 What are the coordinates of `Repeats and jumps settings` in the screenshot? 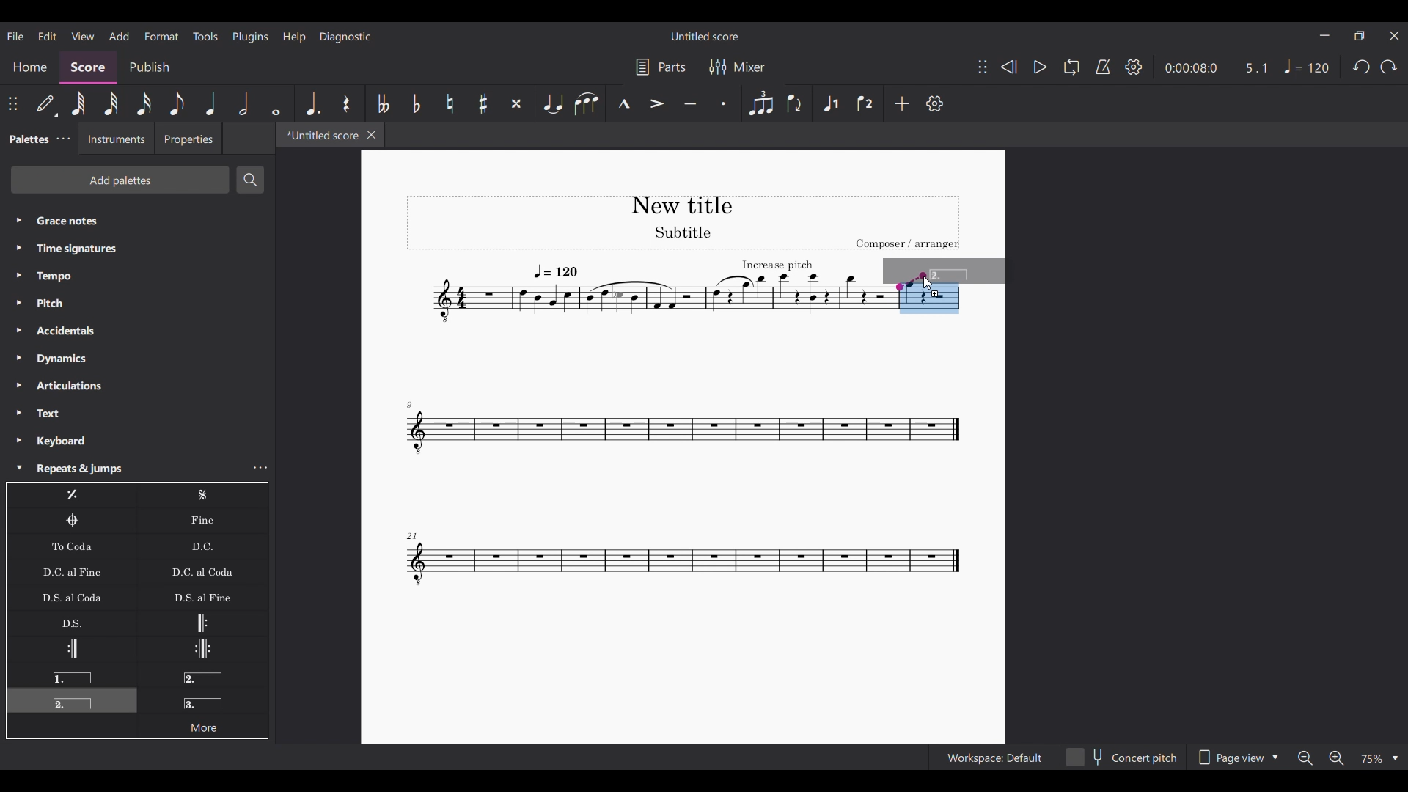 It's located at (261, 467).